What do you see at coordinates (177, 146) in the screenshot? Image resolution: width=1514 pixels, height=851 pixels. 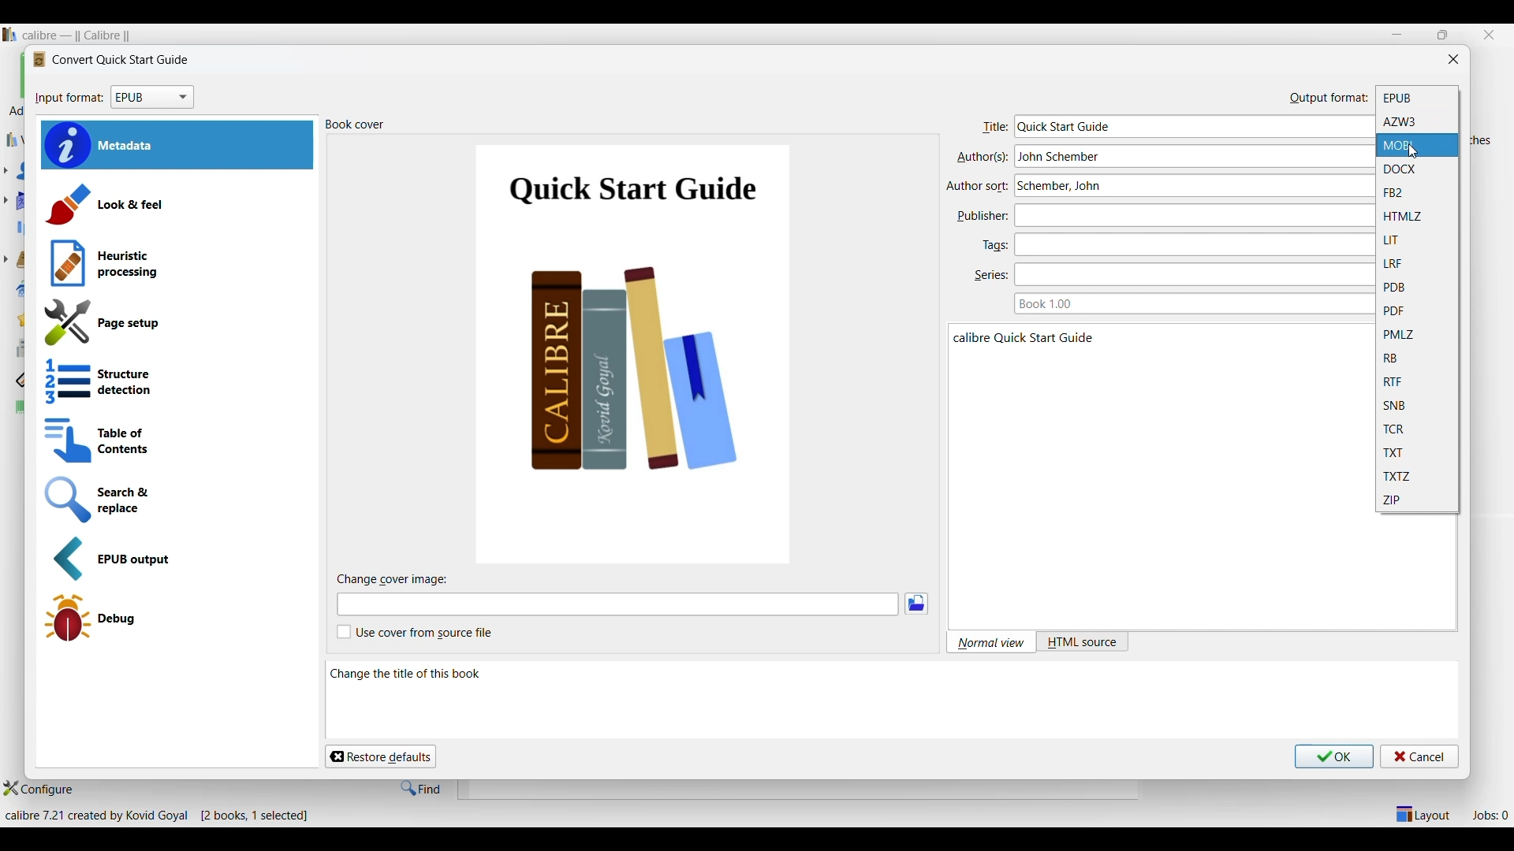 I see `Metadata` at bounding box center [177, 146].